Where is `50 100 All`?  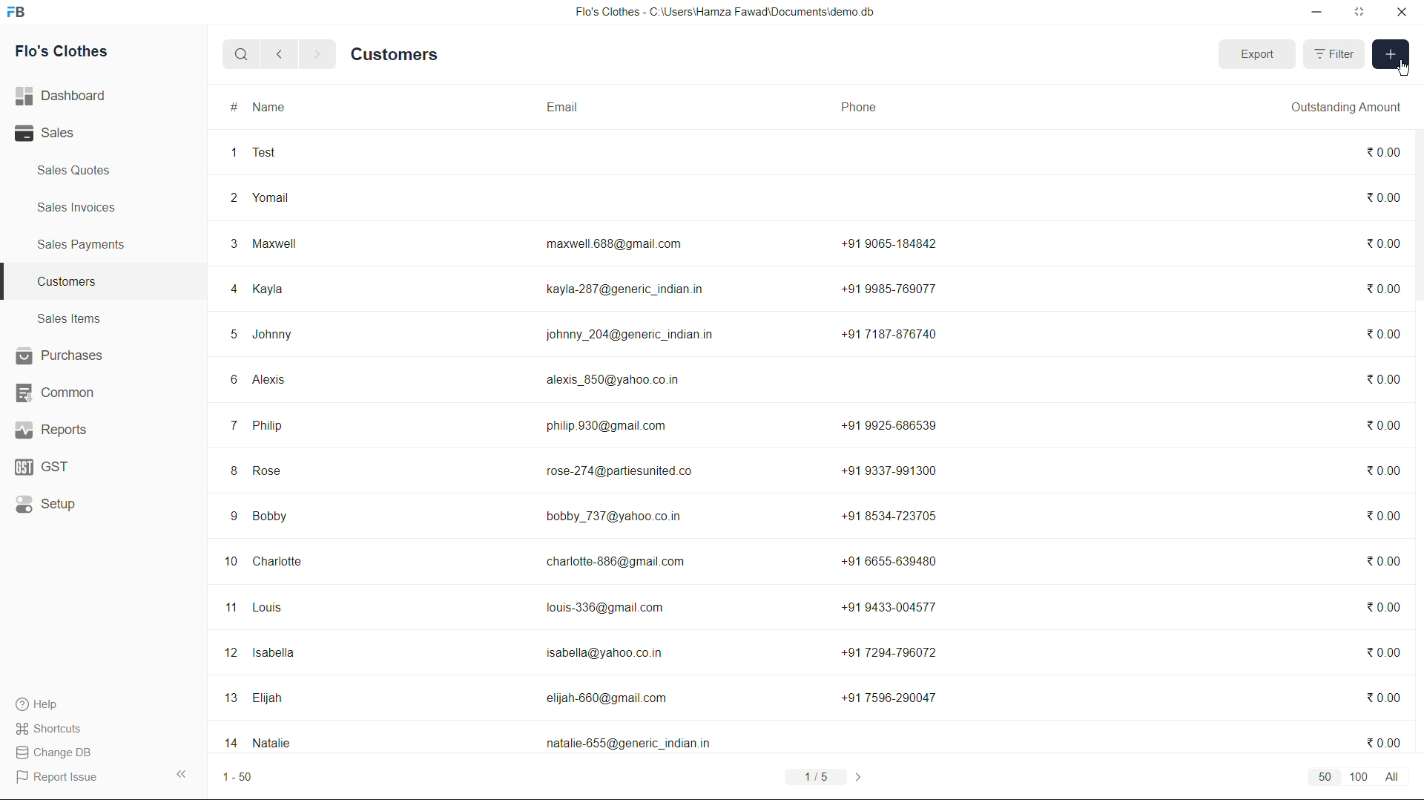
50 100 All is located at coordinates (1356, 779).